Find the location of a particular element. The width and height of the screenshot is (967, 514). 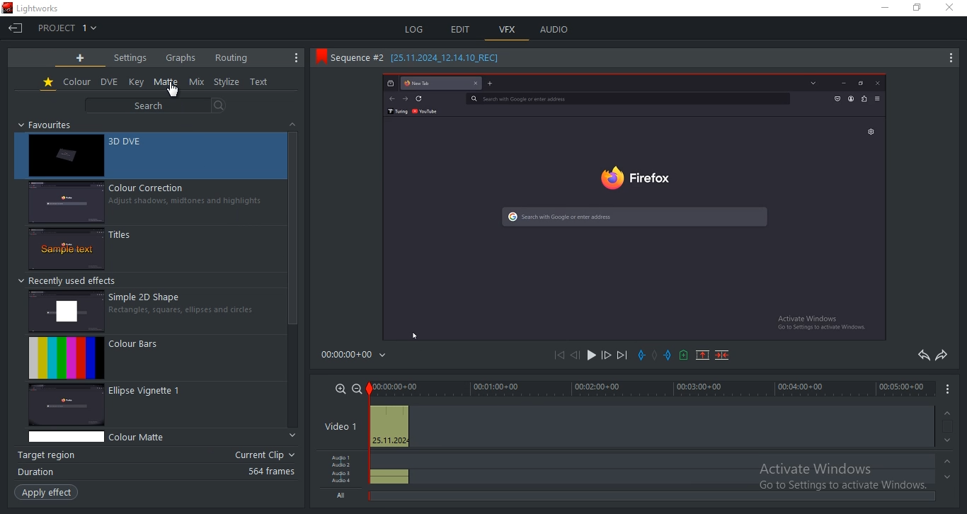

play is located at coordinates (590, 357).